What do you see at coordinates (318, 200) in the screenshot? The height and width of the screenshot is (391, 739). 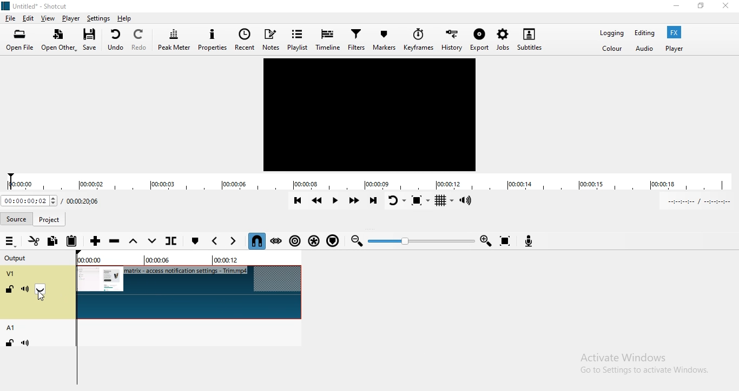 I see `Play quickly backwards` at bounding box center [318, 200].